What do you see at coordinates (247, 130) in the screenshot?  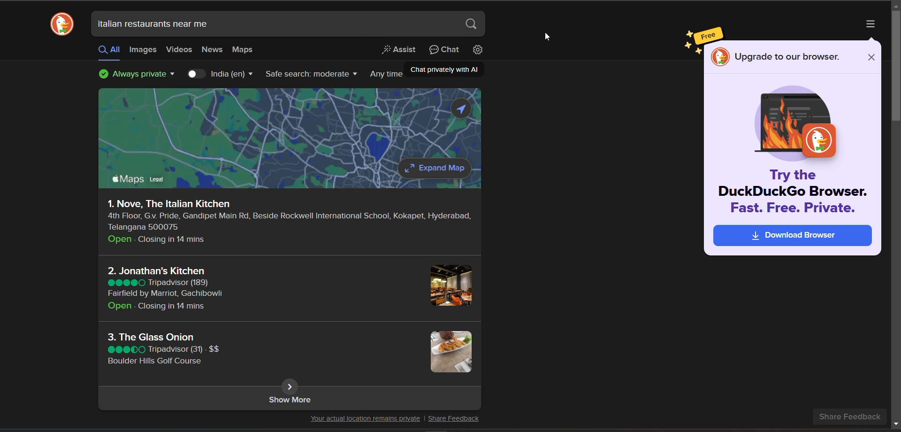 I see `Preview of map` at bounding box center [247, 130].